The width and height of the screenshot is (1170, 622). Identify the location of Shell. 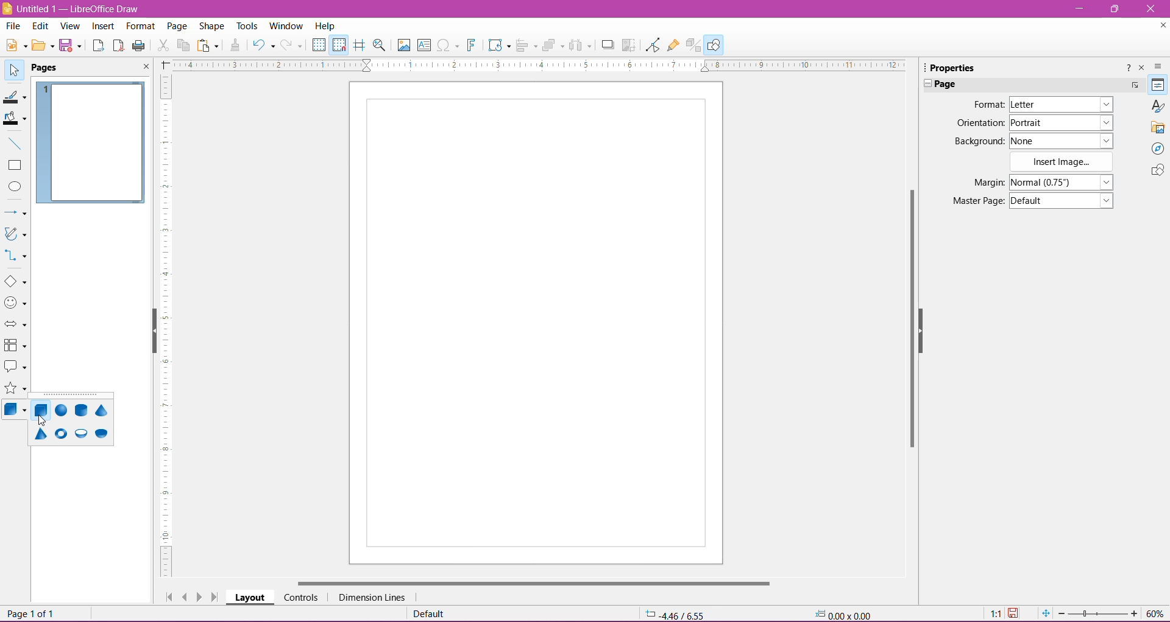
(81, 433).